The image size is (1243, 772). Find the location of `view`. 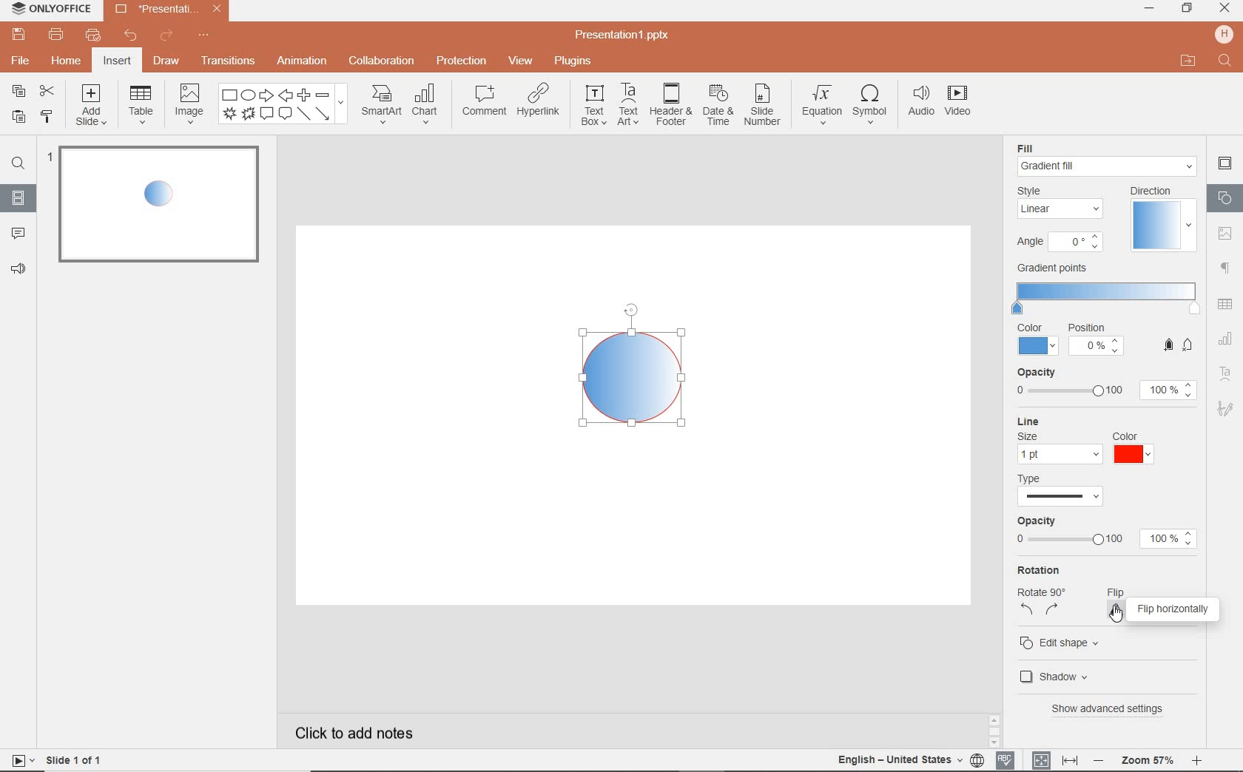

view is located at coordinates (519, 62).